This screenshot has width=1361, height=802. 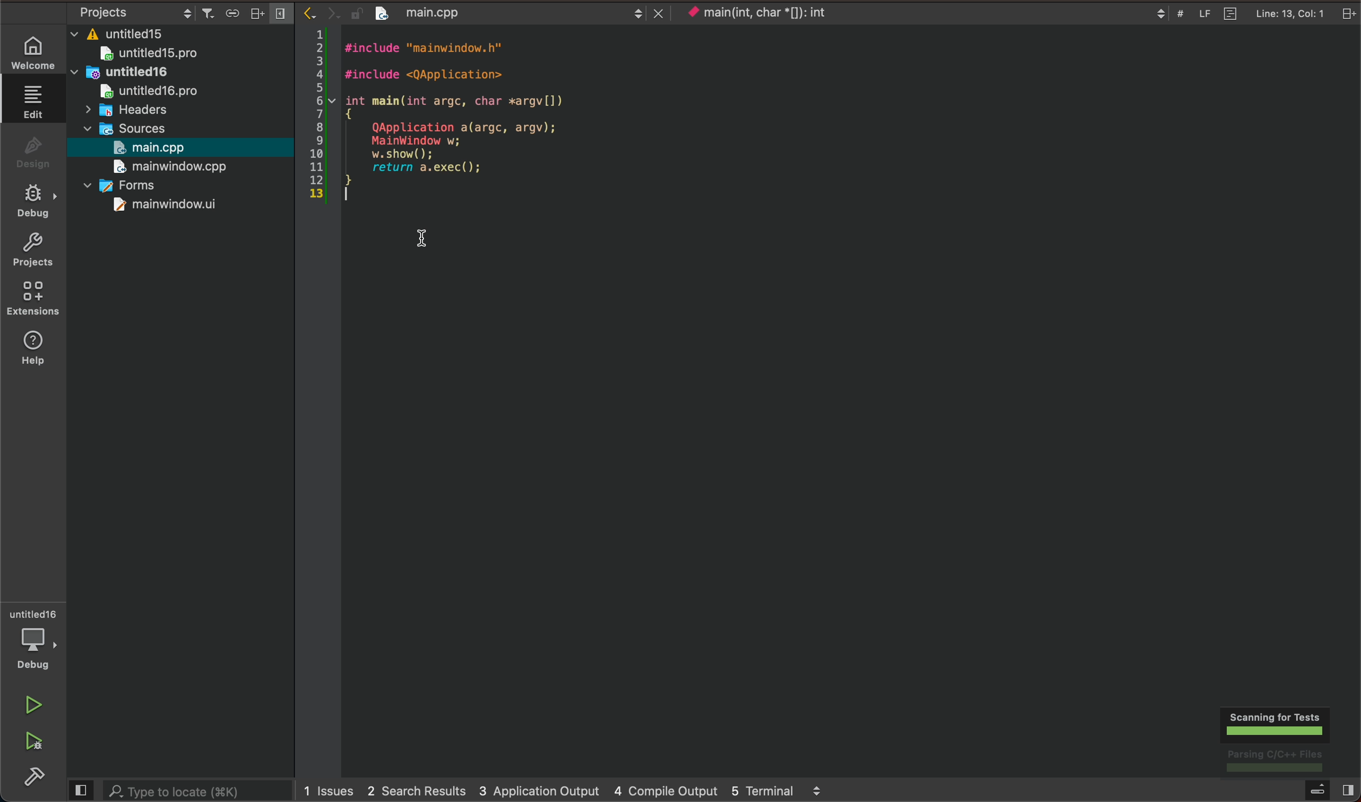 What do you see at coordinates (176, 12) in the screenshot?
I see `project settings ` at bounding box center [176, 12].